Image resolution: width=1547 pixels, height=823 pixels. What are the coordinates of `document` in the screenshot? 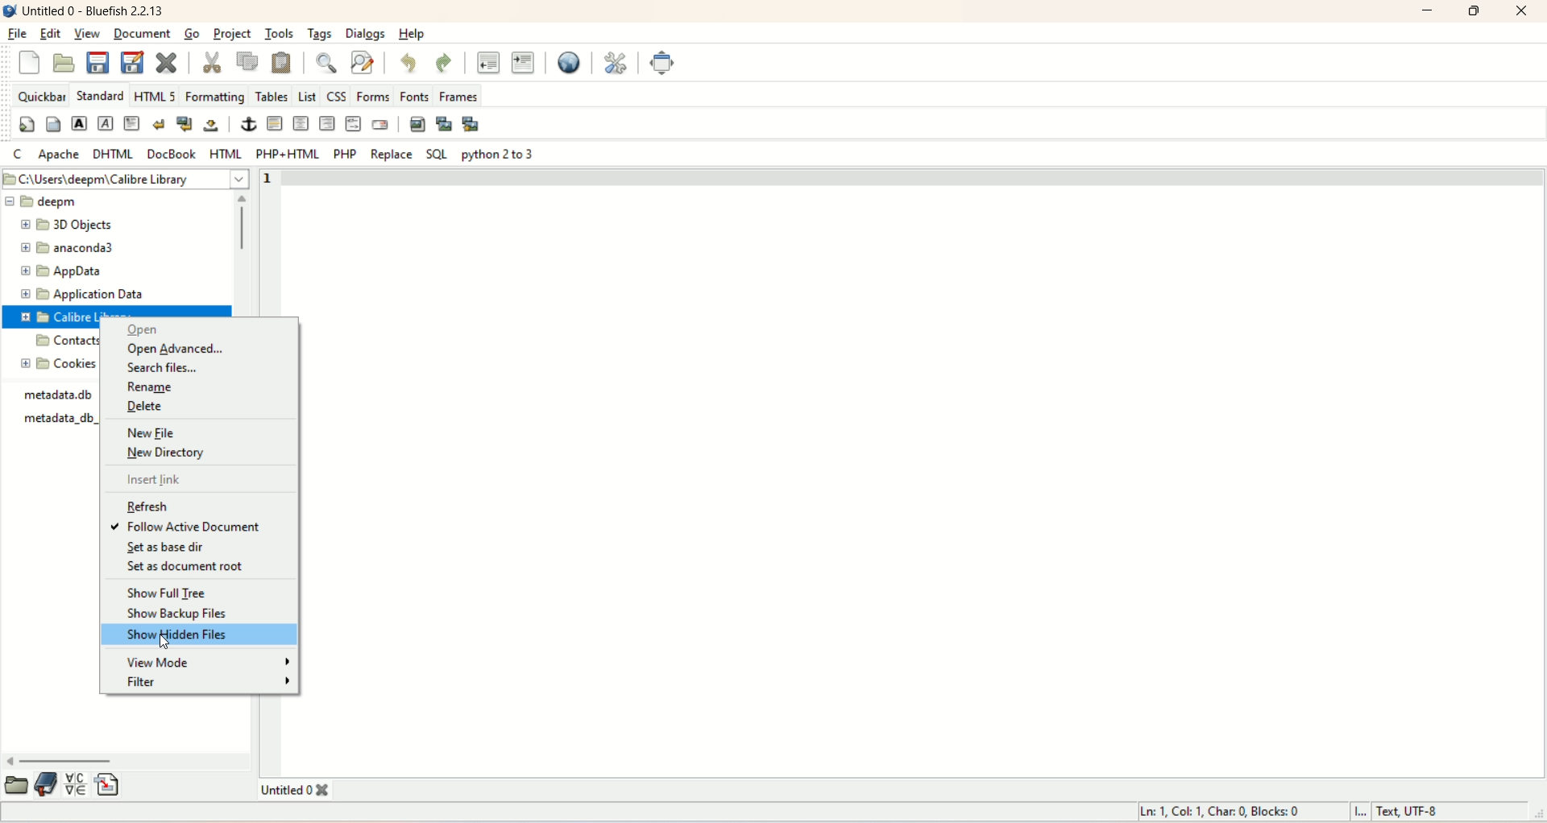 It's located at (140, 35).